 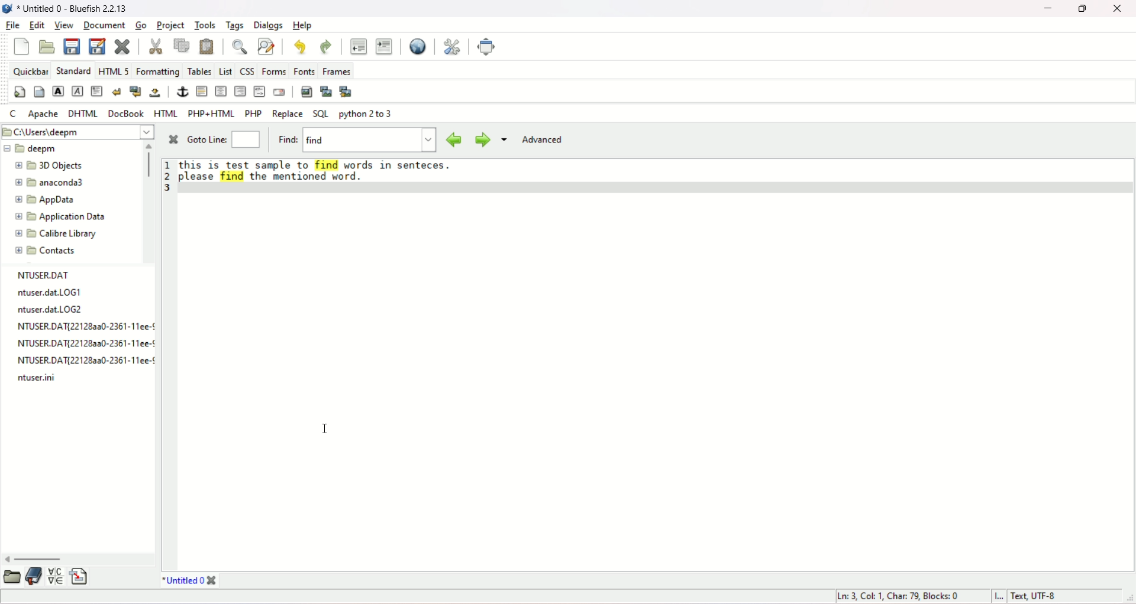 I want to click on anchor/hyperlink, so click(x=182, y=92).